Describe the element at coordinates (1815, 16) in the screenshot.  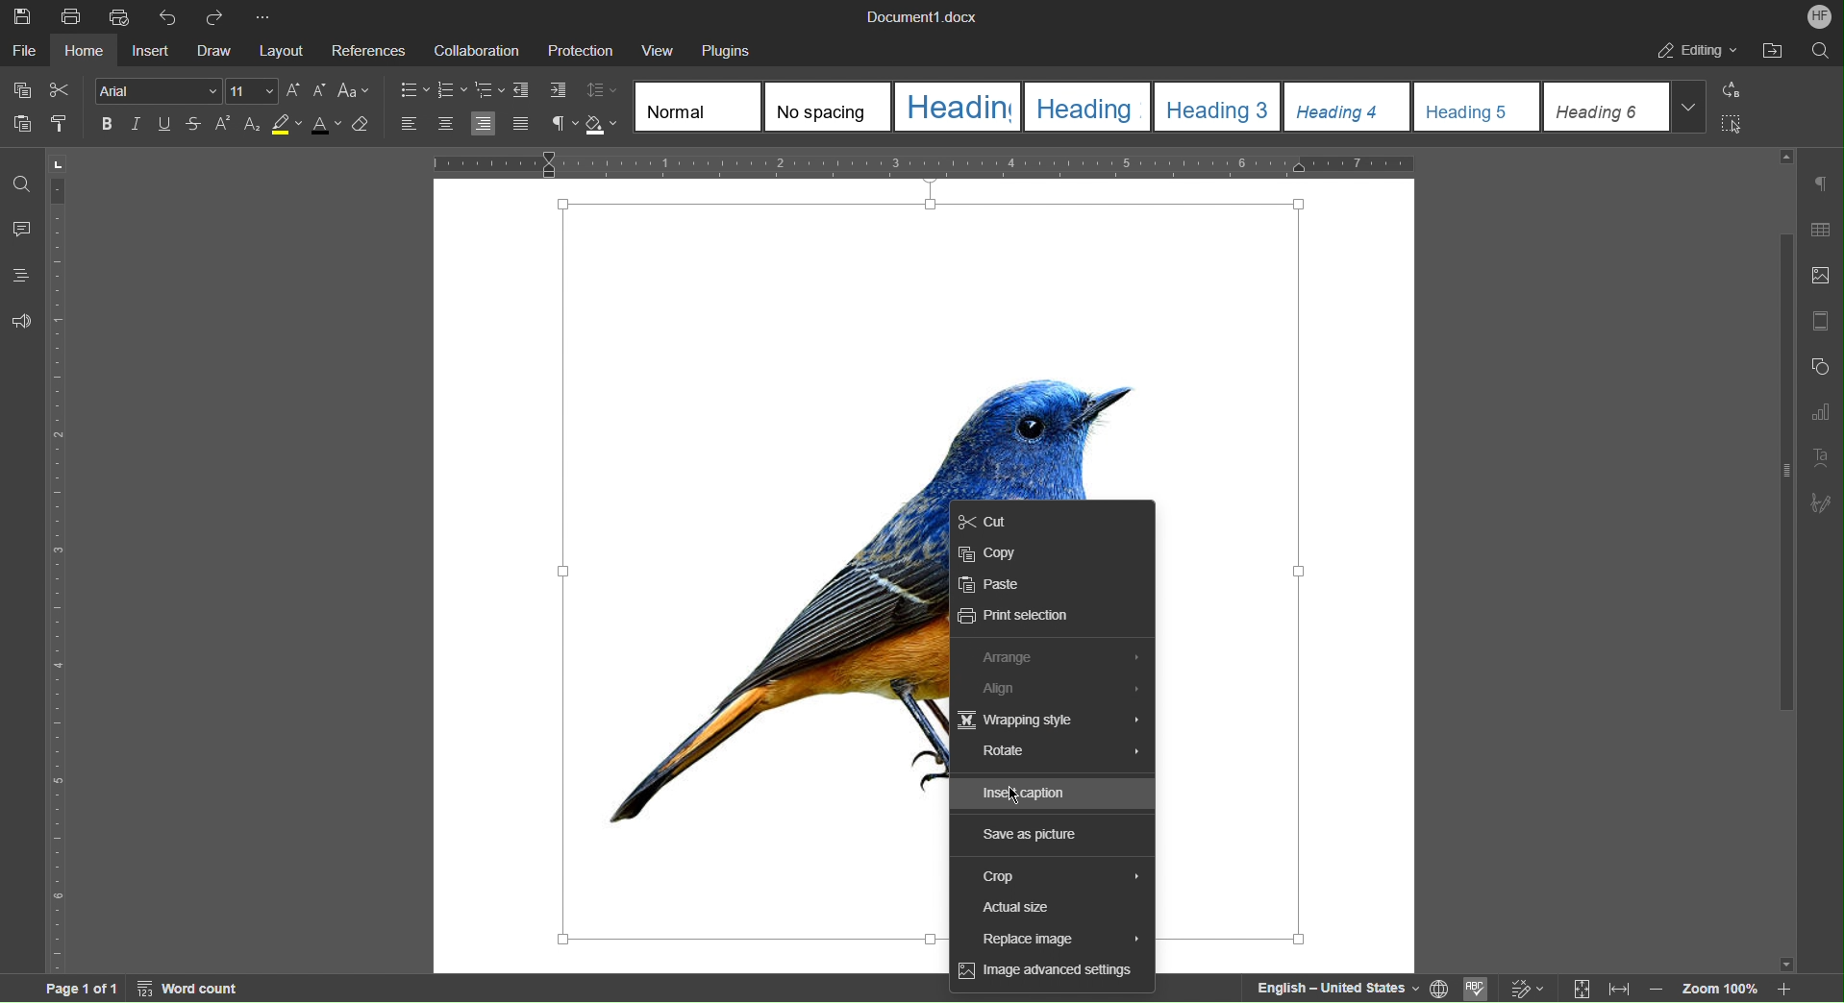
I see `Account` at that location.